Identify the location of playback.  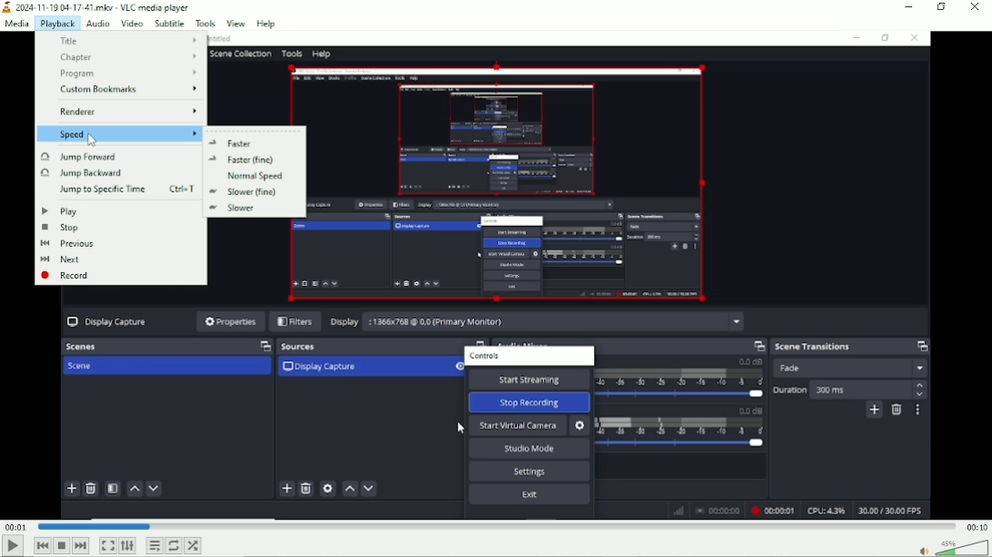
(57, 23).